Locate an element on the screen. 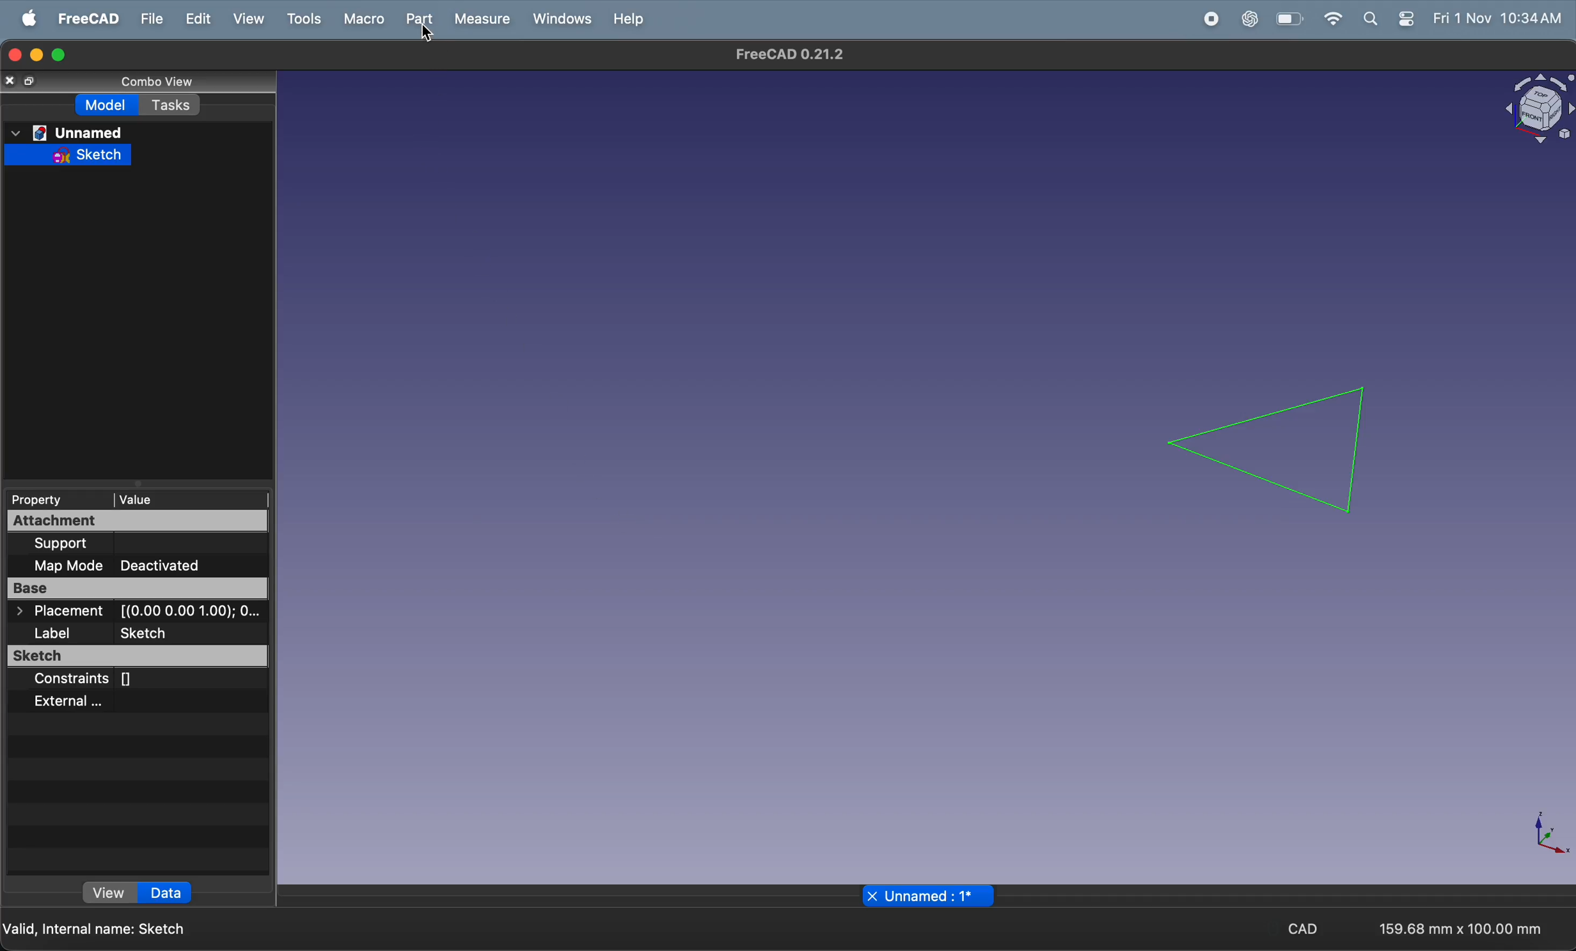  label sketch is located at coordinates (139, 635).